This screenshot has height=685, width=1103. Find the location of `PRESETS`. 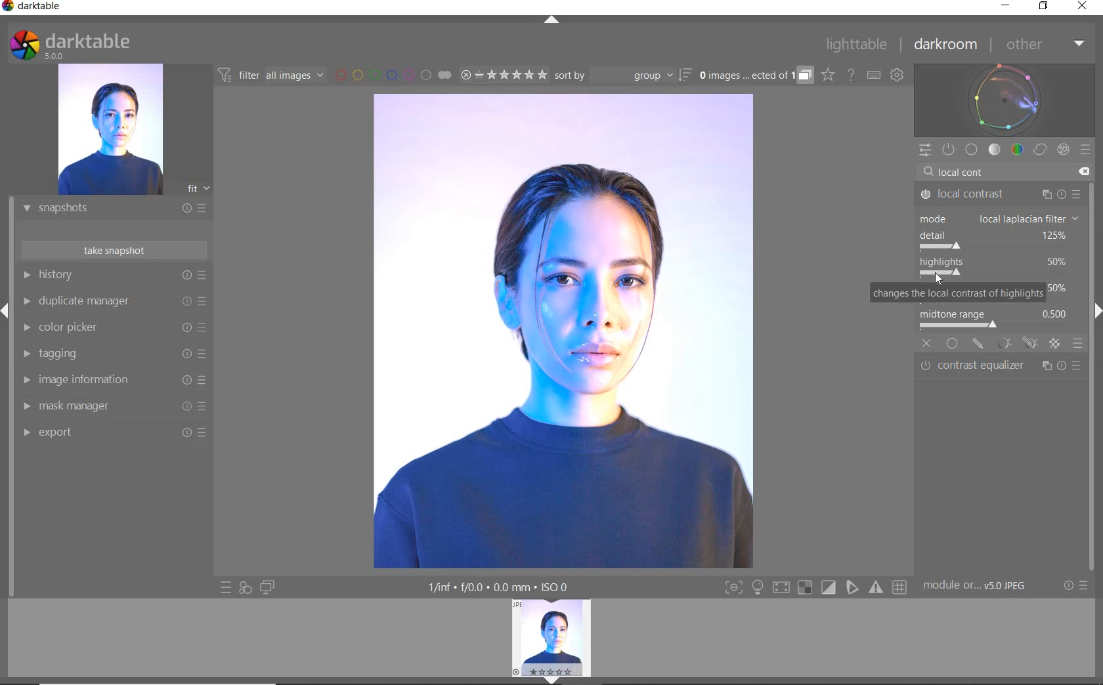

PRESETS is located at coordinates (1085, 149).